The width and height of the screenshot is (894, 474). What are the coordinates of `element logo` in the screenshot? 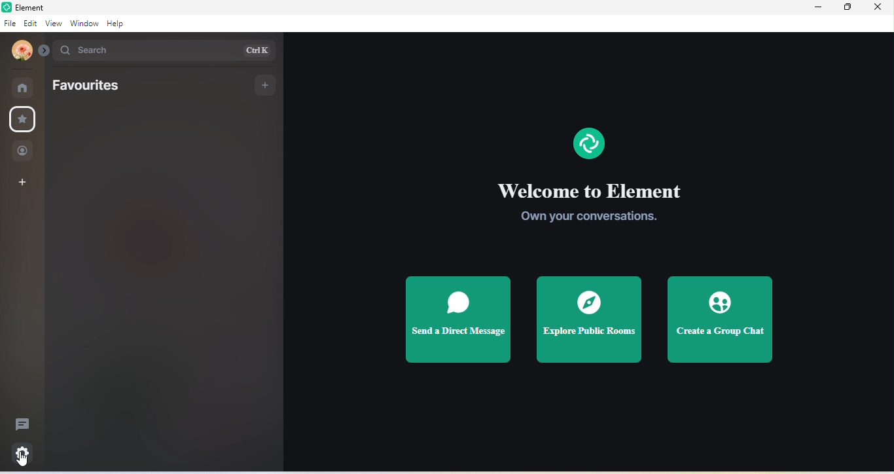 It's located at (589, 142).